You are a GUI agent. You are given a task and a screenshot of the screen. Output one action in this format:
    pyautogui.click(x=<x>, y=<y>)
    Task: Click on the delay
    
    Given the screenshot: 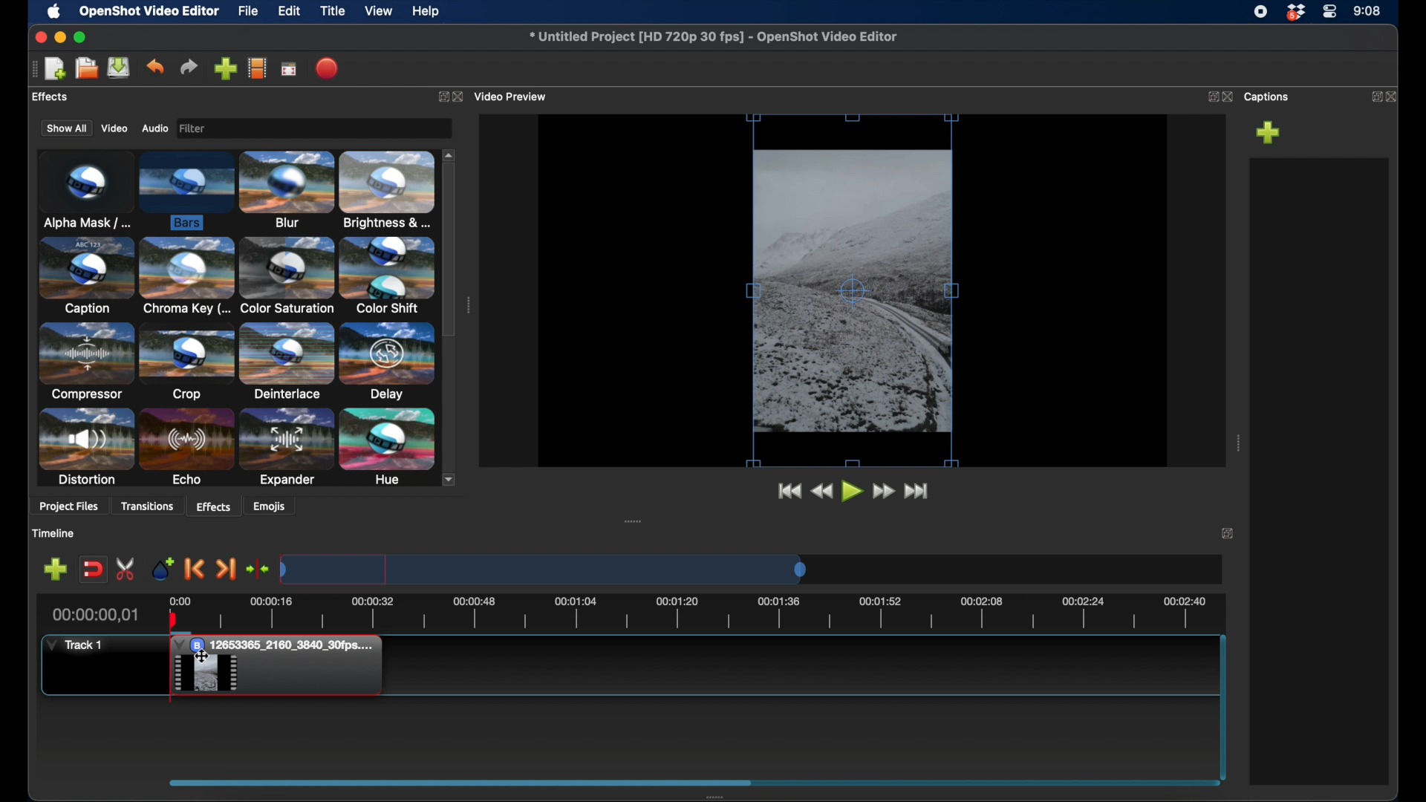 What is the action you would take?
    pyautogui.click(x=385, y=361)
    